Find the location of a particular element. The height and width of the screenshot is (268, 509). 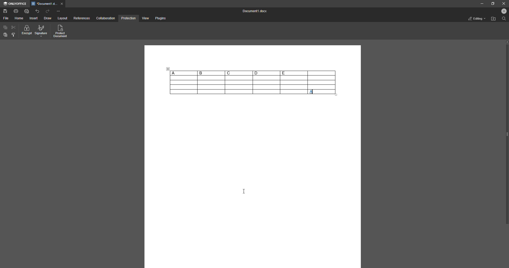

A is located at coordinates (312, 93).